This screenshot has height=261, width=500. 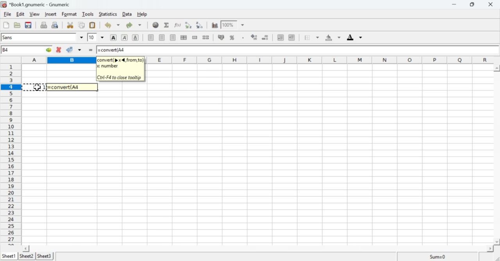 What do you see at coordinates (6, 25) in the screenshot?
I see `Create a new workbook` at bounding box center [6, 25].